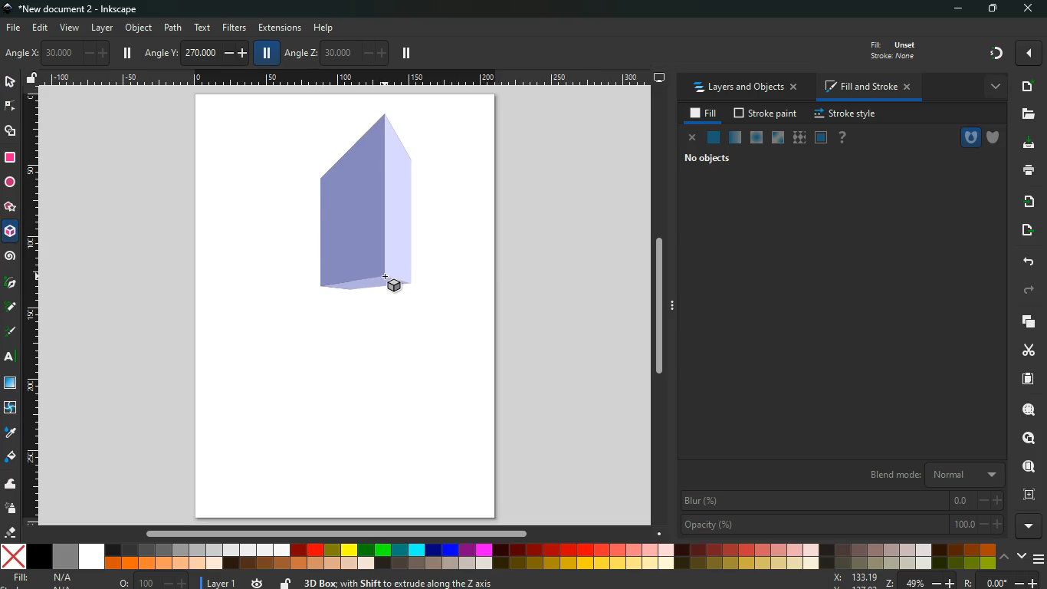  Describe the element at coordinates (841, 523) in the screenshot. I see `opacity` at that location.